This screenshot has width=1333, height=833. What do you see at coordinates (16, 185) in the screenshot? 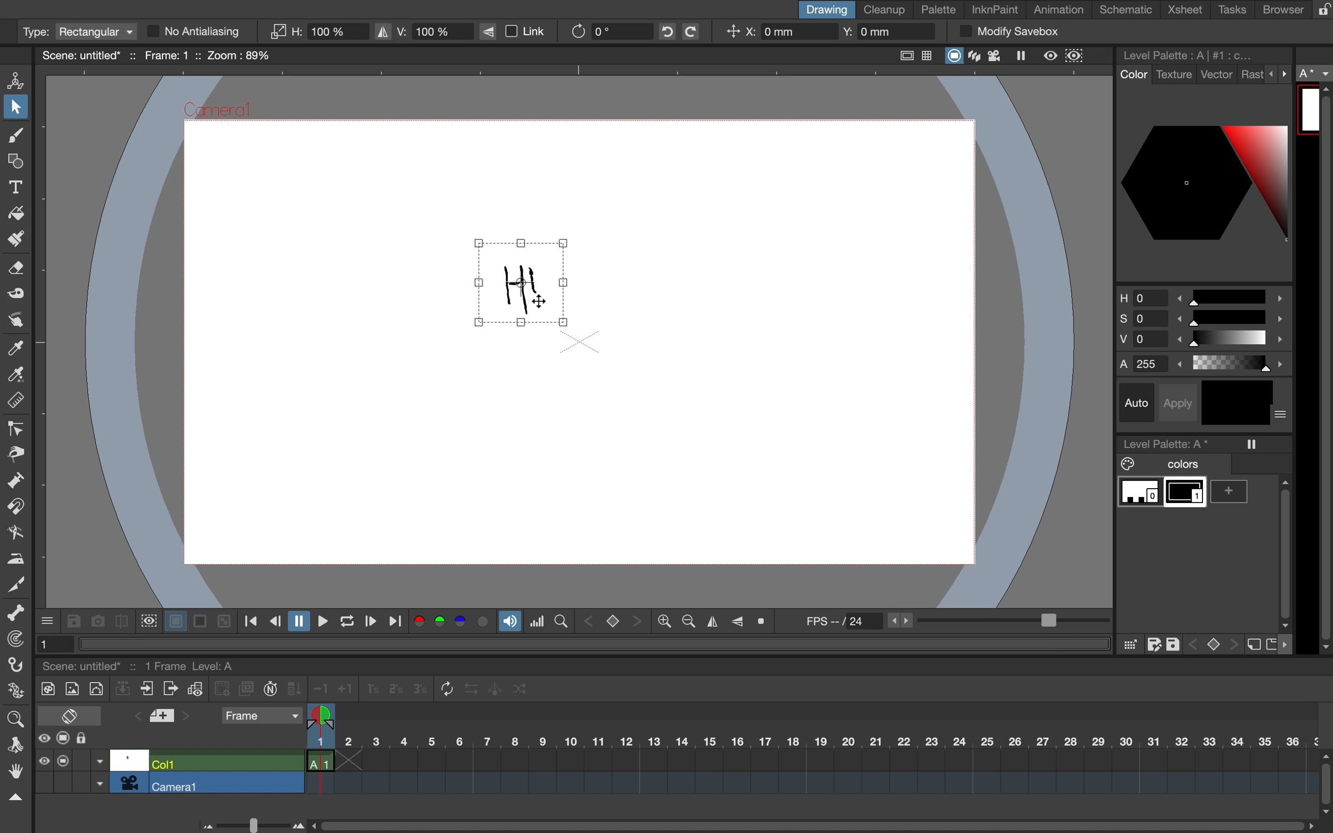
I see `type tool` at bounding box center [16, 185].